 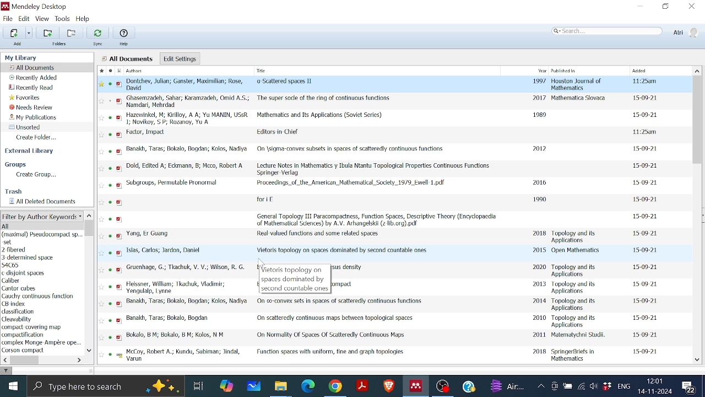 I want to click on Author, so click(x=186, y=85).